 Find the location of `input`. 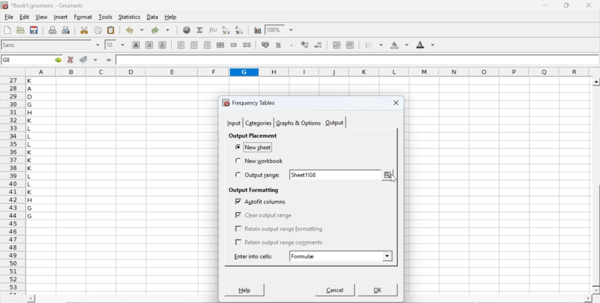

input is located at coordinates (233, 123).